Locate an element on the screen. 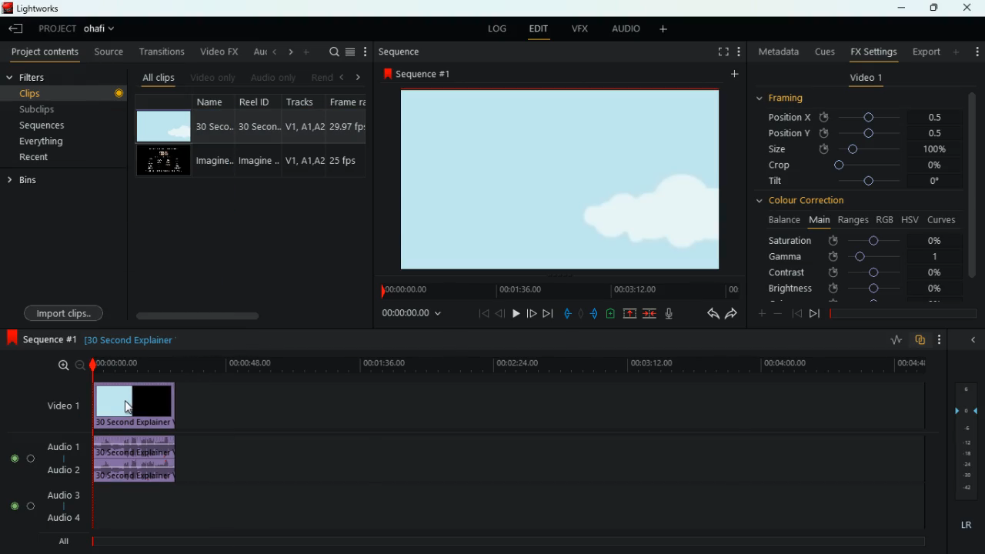  plus is located at coordinates (758, 312).